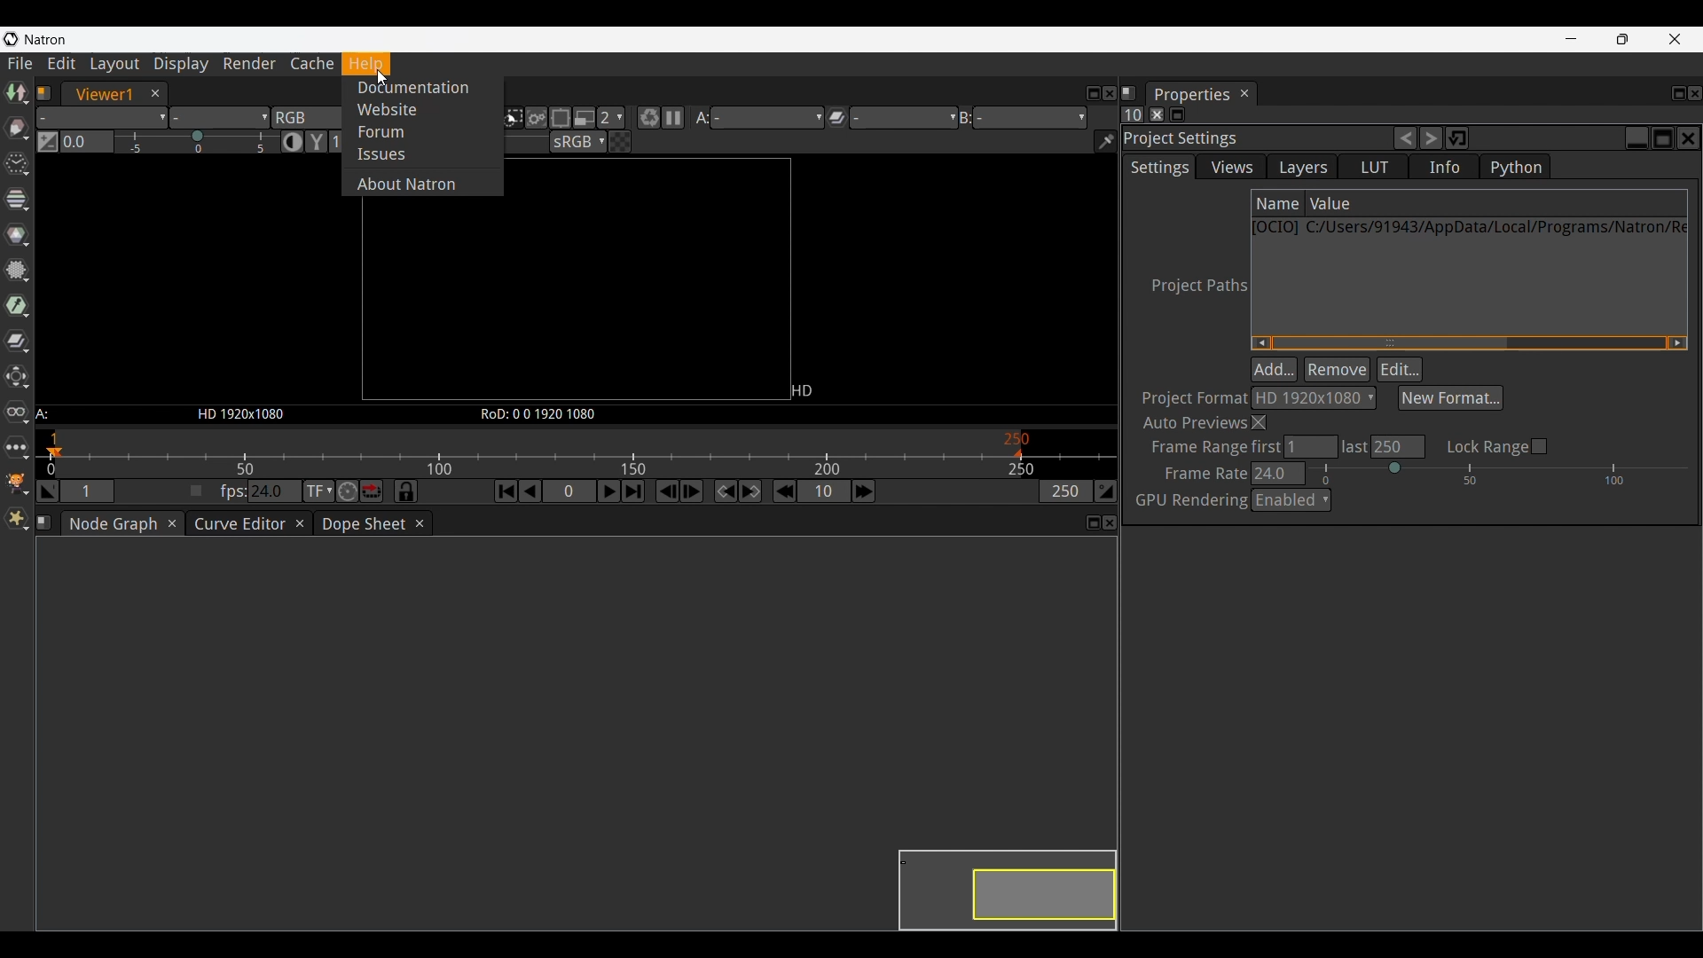 The height and width of the screenshot is (958, 1703). I want to click on Gain, so click(197, 139).